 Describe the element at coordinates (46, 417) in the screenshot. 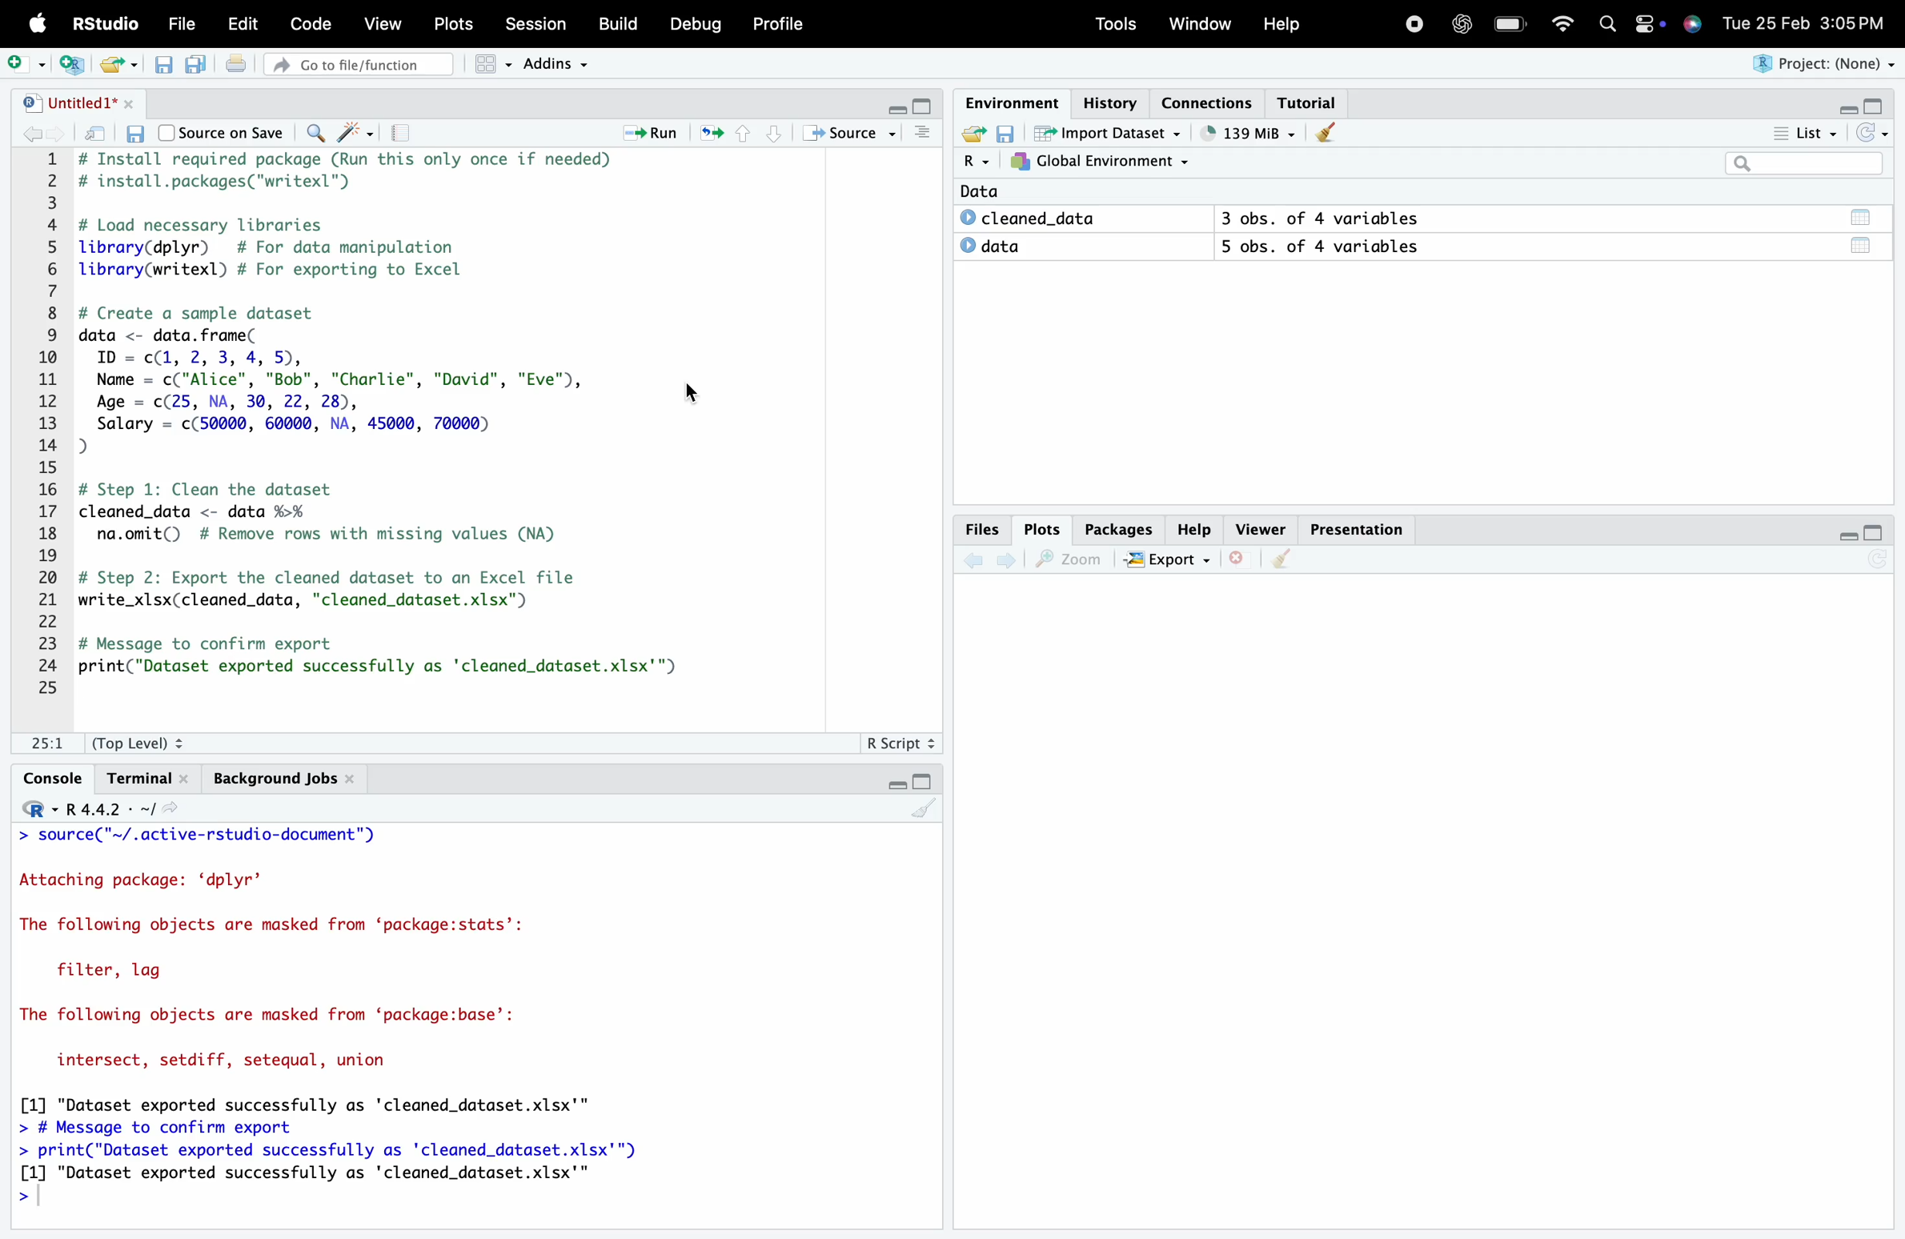

I see `1 2 3 4 5 6 7 8 9 10 11 12 13 14 15 16 17 18 19 20 21 22 23 24` at that location.